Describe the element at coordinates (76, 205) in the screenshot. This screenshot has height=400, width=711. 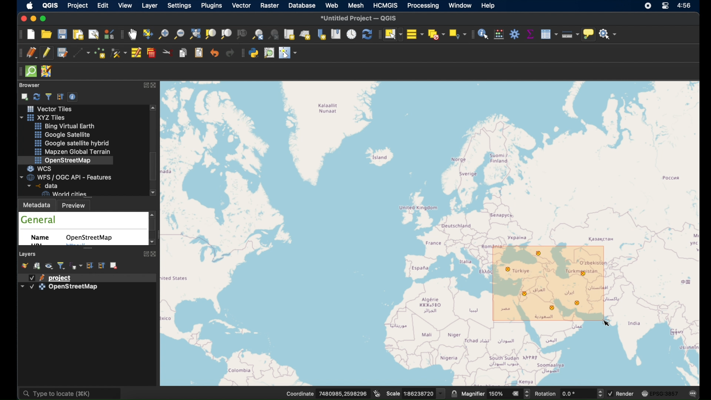
I see `preview` at that location.